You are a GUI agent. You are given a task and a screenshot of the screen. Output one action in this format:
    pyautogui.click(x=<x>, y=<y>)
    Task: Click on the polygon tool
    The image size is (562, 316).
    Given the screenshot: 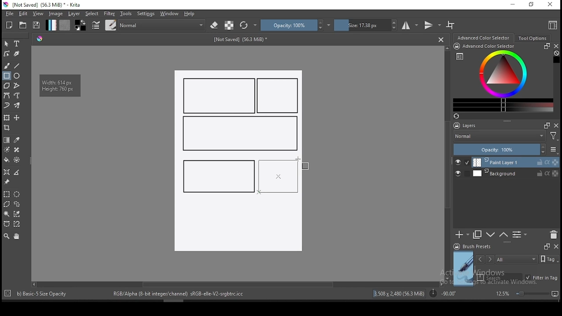 What is the action you would take?
    pyautogui.click(x=6, y=86)
    